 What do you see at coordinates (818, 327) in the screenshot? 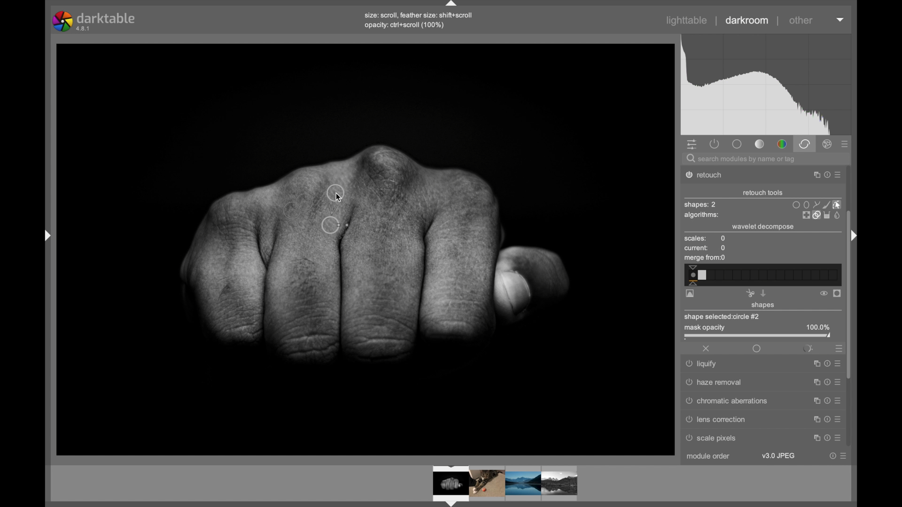
I see `100%` at bounding box center [818, 327].